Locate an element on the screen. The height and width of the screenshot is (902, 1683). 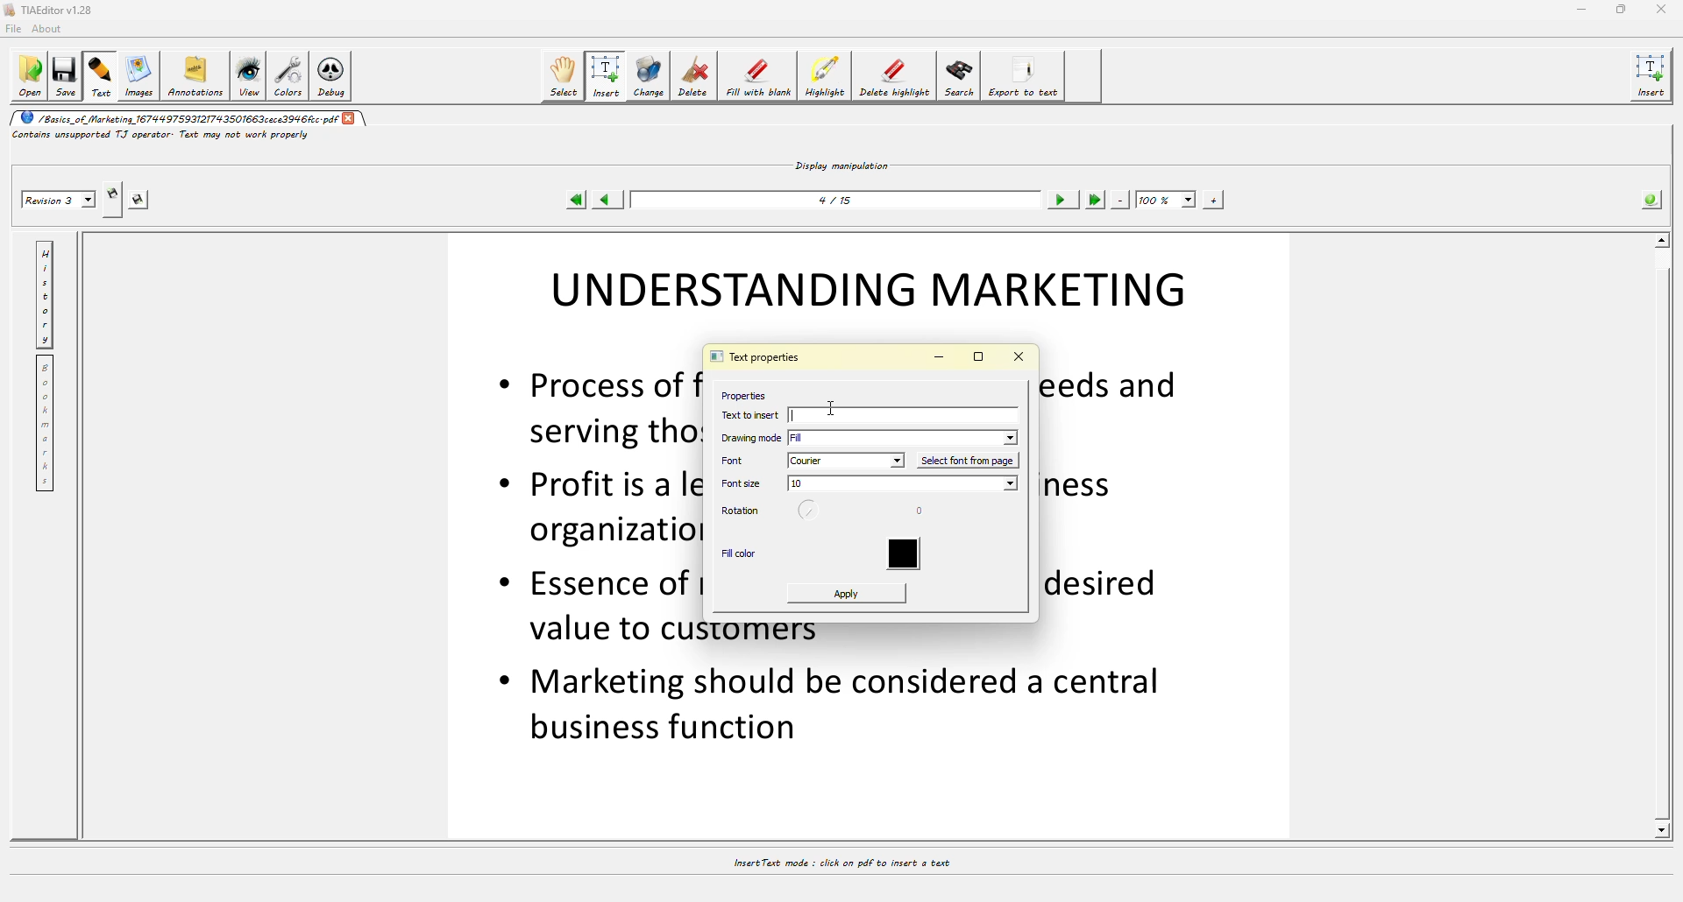
previous page is located at coordinates (610, 200).